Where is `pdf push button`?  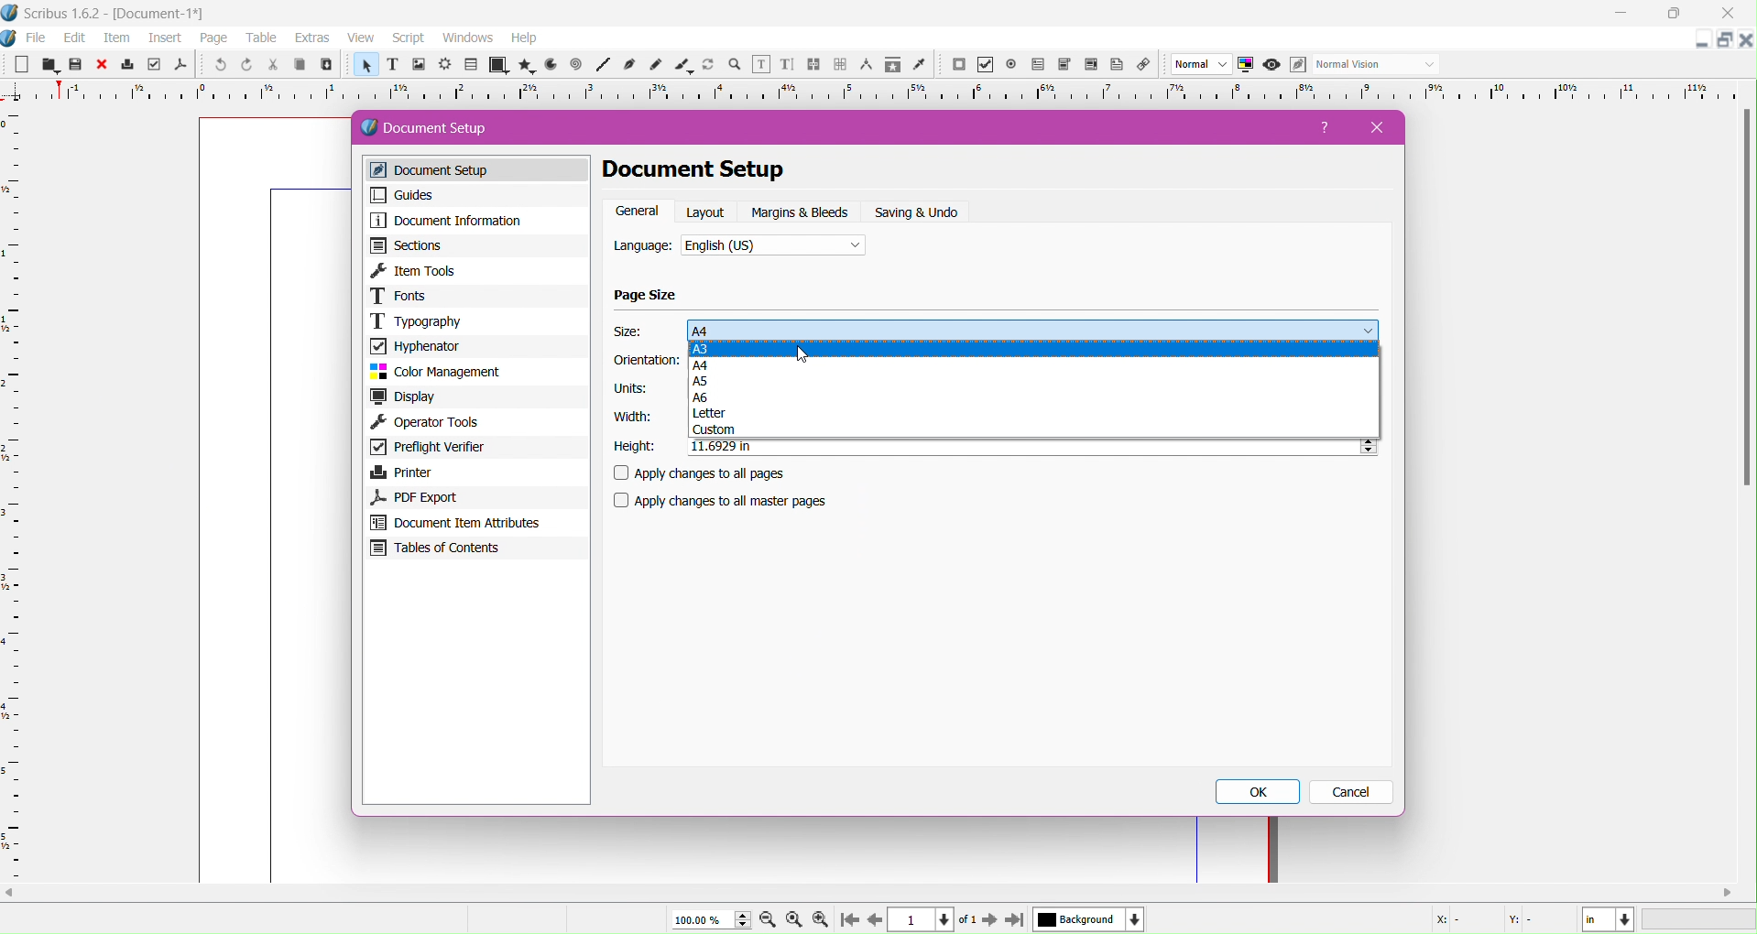 pdf push button is located at coordinates (958, 65).